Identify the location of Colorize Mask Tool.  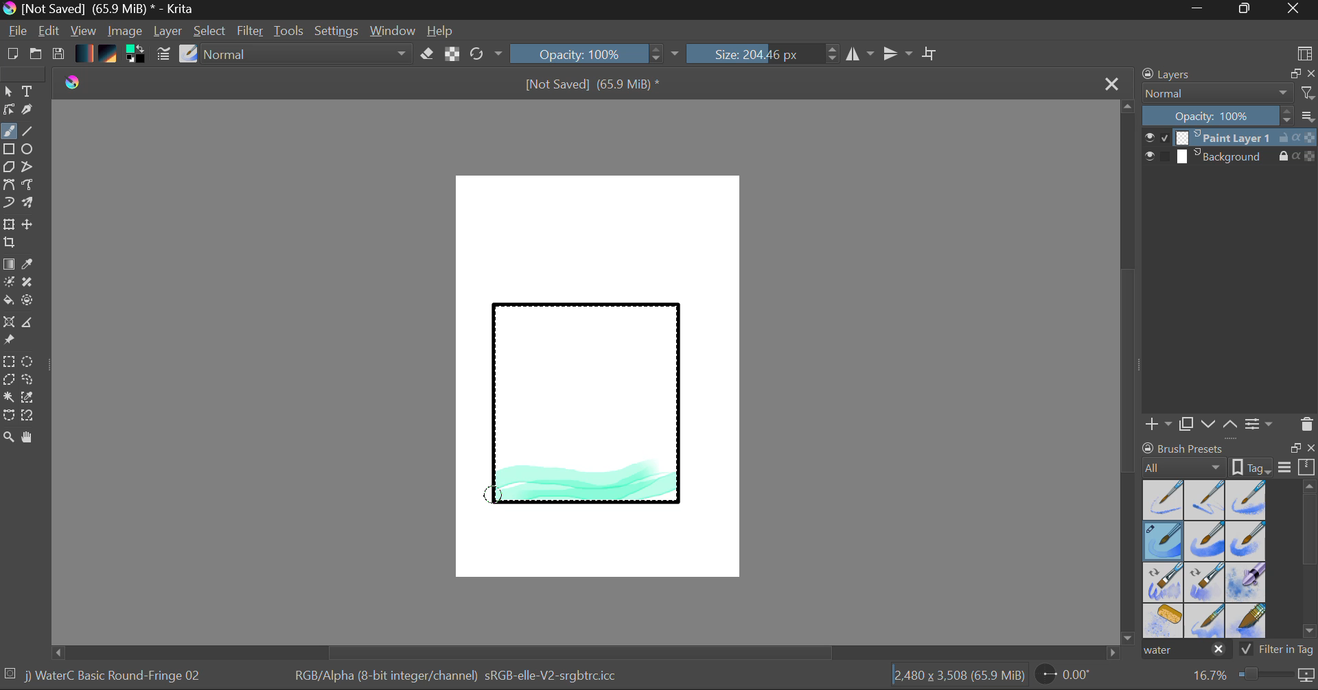
(10, 283).